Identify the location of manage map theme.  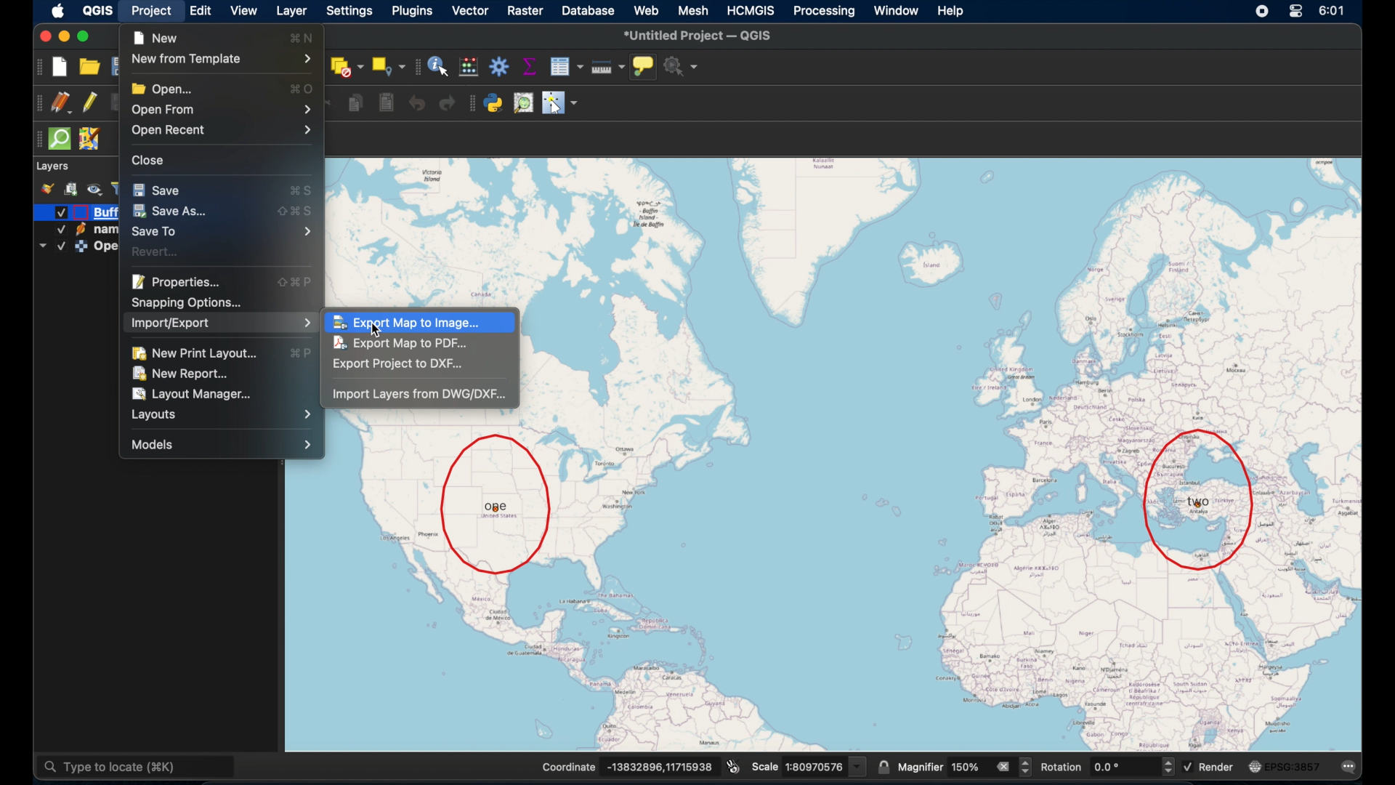
(95, 190).